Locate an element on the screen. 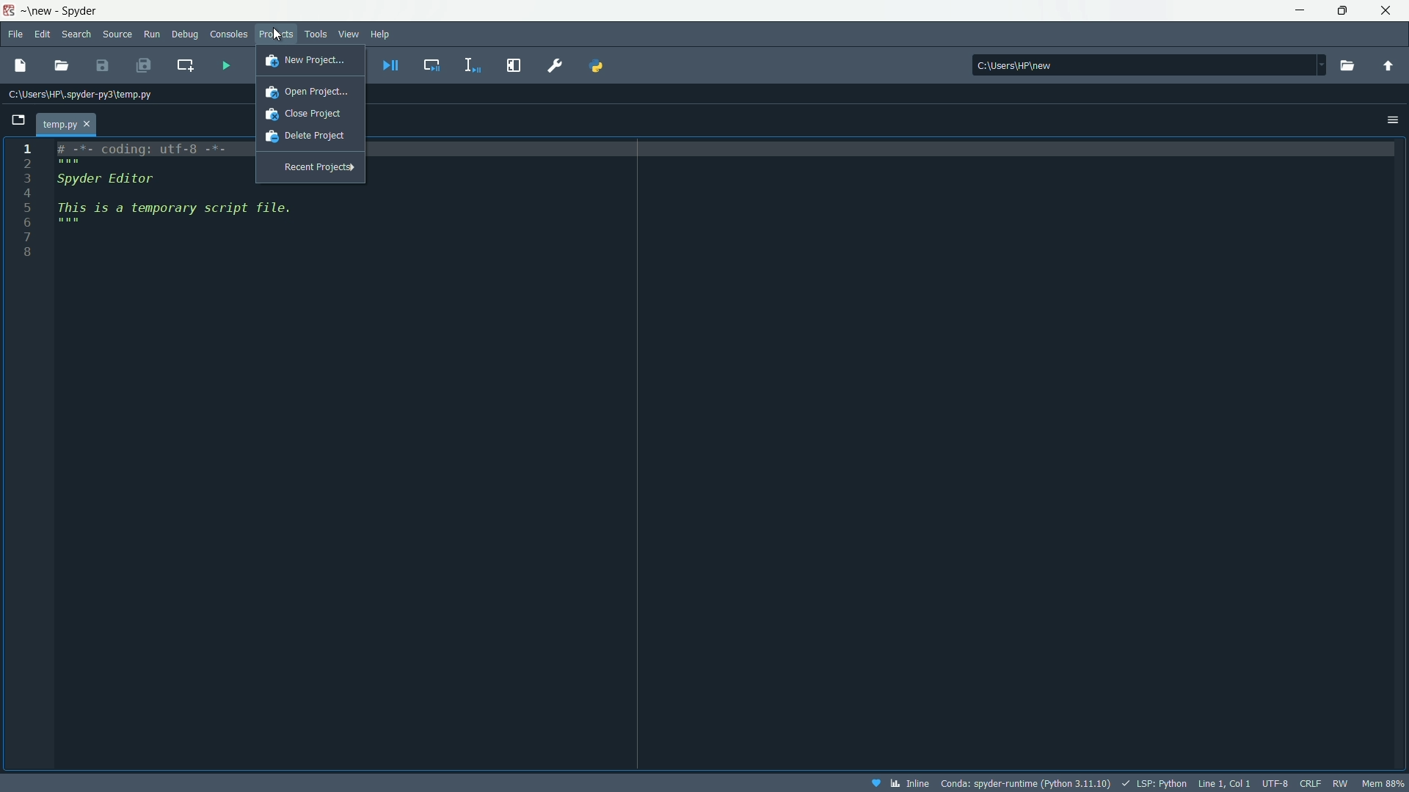  Debug selection is located at coordinates (434, 63).